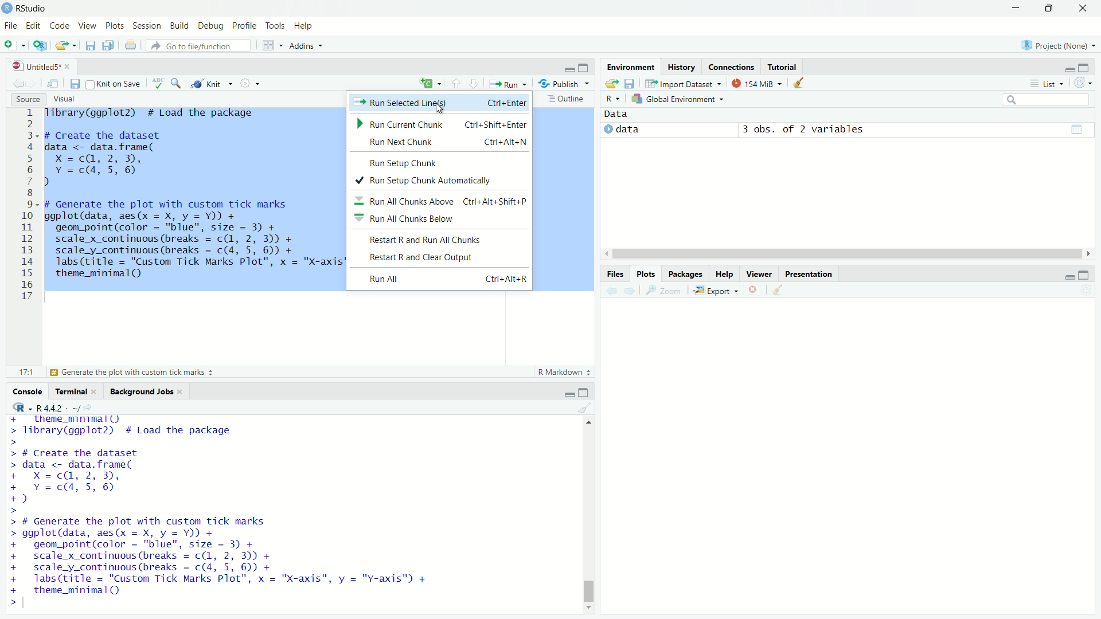 The image size is (1101, 619). What do you see at coordinates (1090, 275) in the screenshot?
I see `maximize` at bounding box center [1090, 275].